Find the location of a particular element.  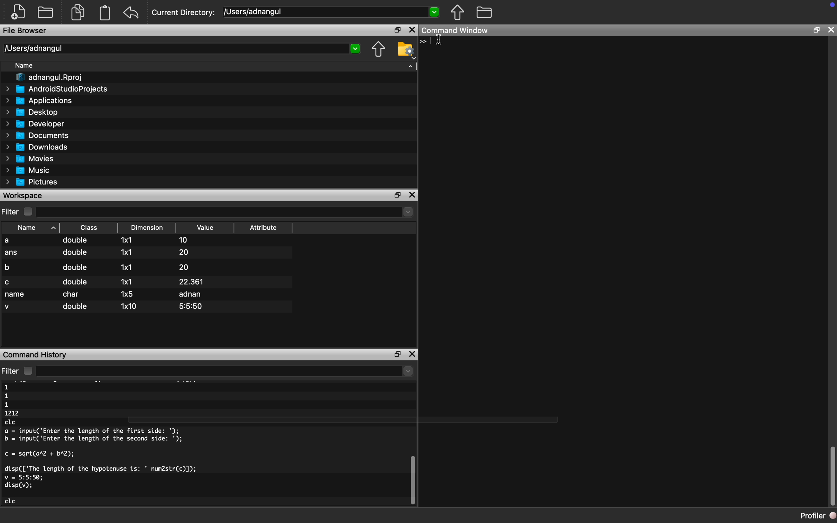

Workspace is located at coordinates (24, 195).